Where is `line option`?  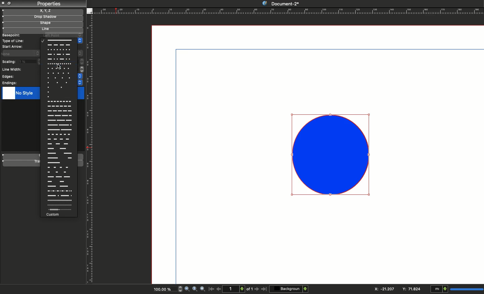 line option is located at coordinates (59, 54).